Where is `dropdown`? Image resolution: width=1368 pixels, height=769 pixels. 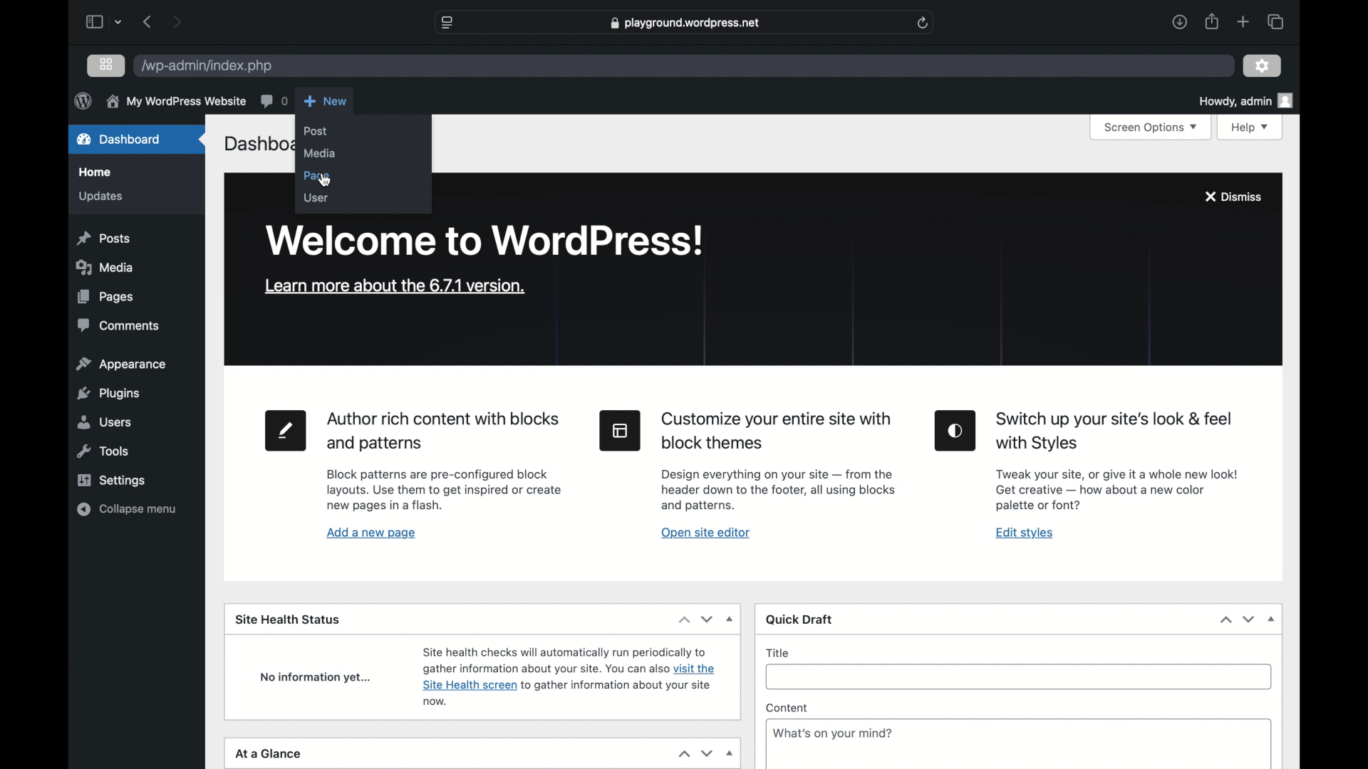 dropdown is located at coordinates (731, 618).